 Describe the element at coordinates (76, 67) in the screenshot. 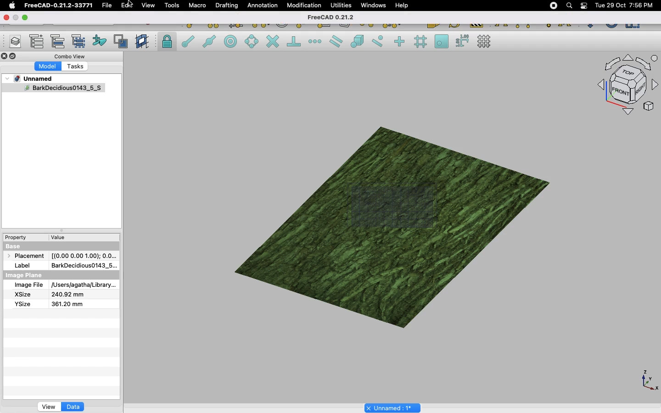

I see `Tasks` at that location.